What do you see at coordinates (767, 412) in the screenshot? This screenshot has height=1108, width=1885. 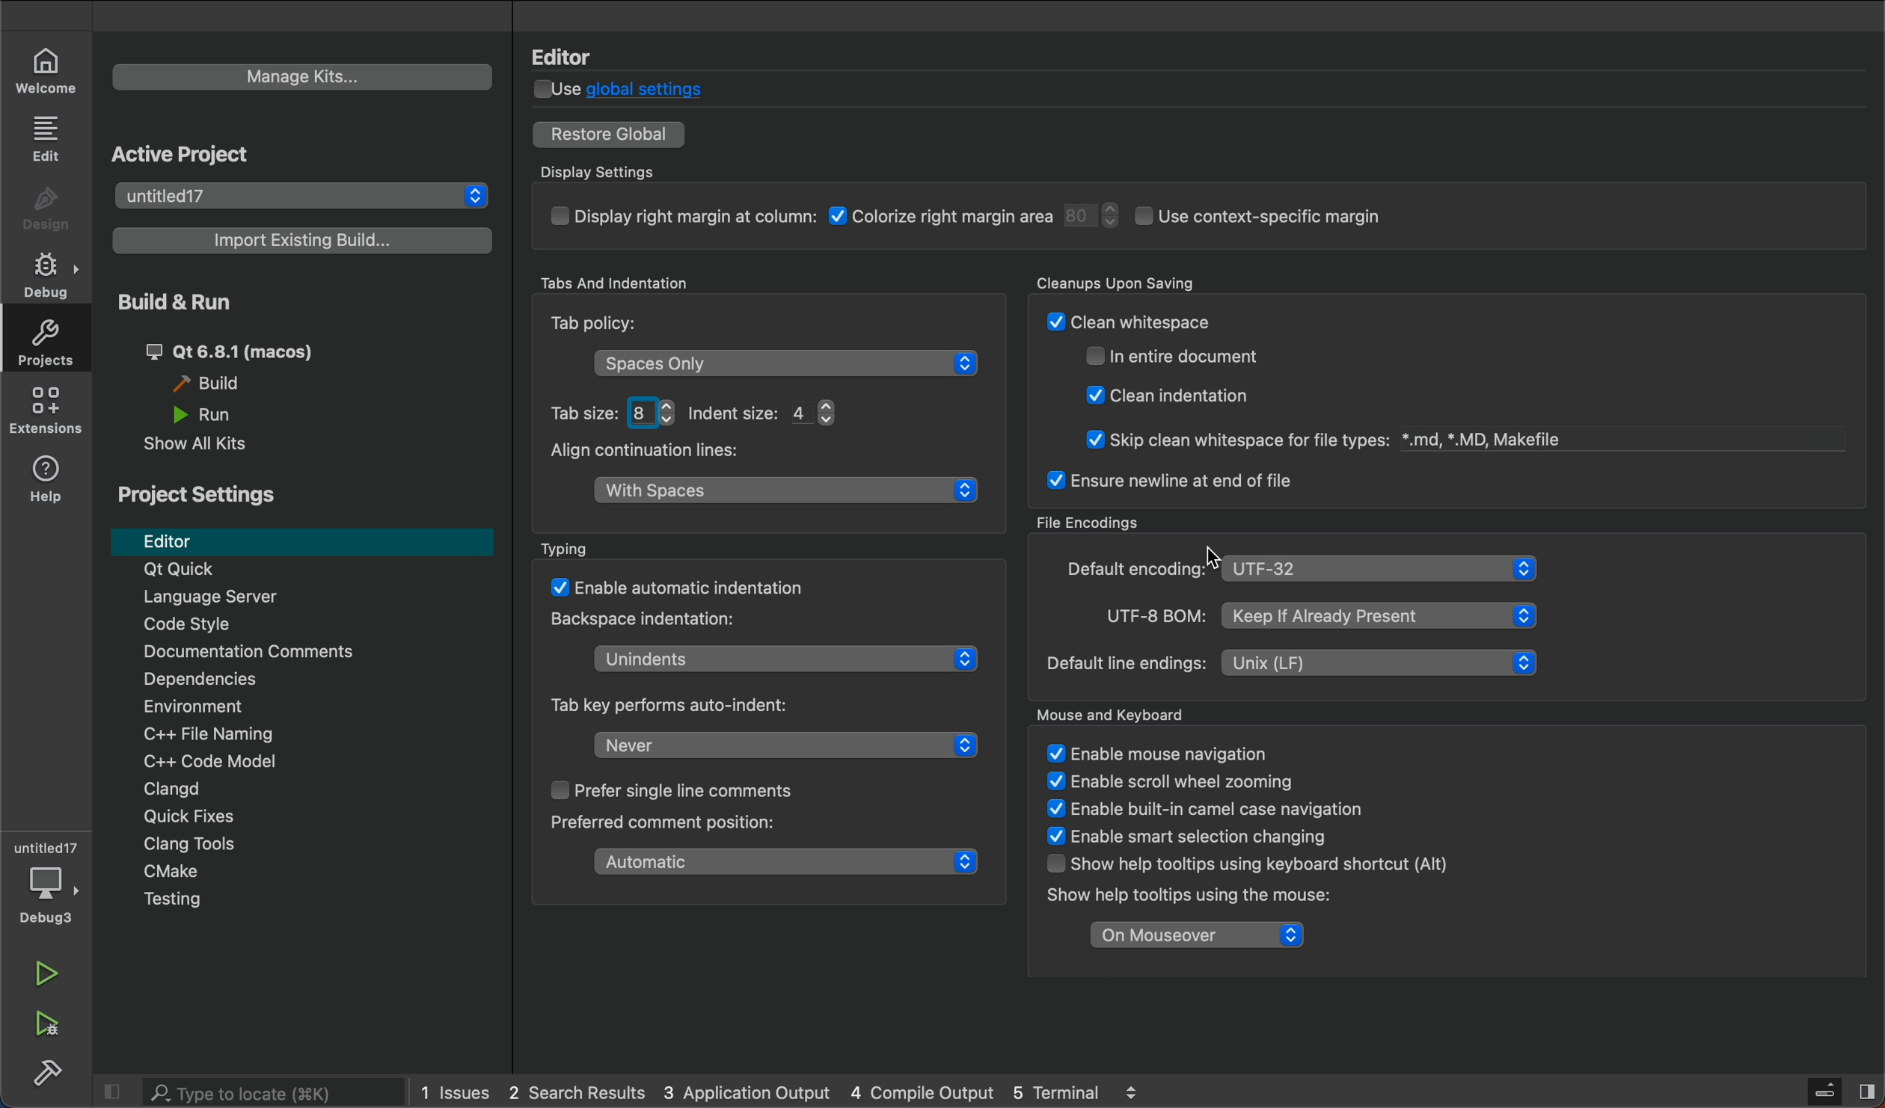 I see `Indent Size` at bounding box center [767, 412].